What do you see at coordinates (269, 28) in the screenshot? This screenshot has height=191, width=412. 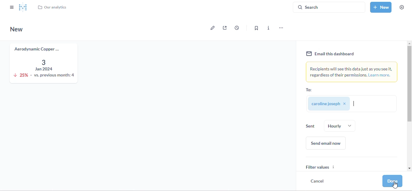 I see `more info` at bounding box center [269, 28].